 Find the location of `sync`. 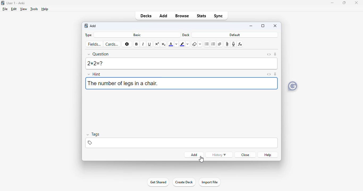

sync is located at coordinates (218, 16).